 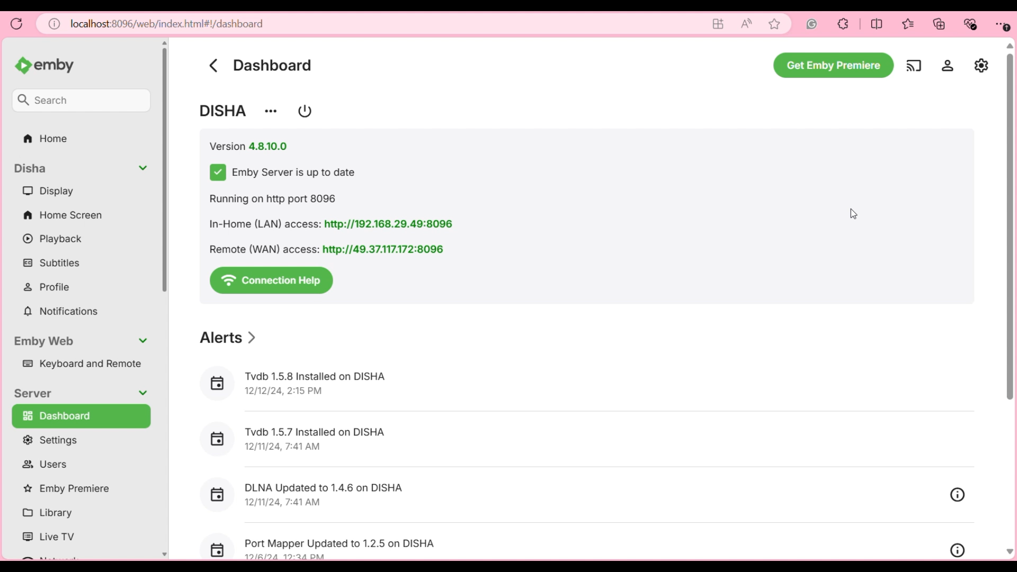 I want to click on In-Home (LAN) access: http://192.168.29.49:8096, so click(x=333, y=224).